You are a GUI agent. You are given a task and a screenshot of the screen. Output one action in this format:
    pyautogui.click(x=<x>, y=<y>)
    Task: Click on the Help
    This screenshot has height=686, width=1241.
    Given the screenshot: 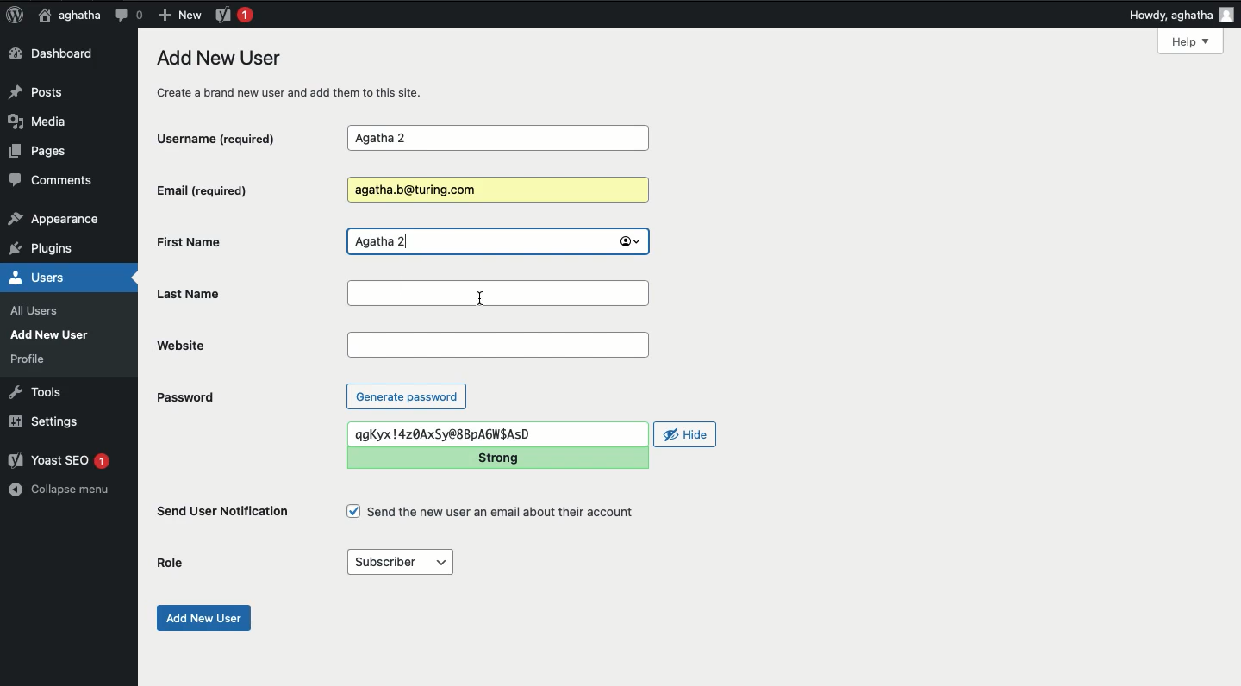 What is the action you would take?
    pyautogui.click(x=1190, y=41)
    